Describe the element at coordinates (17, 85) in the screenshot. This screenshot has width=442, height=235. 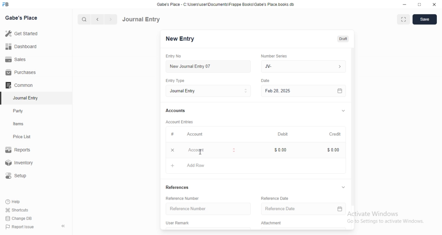
I see `Comman` at that location.